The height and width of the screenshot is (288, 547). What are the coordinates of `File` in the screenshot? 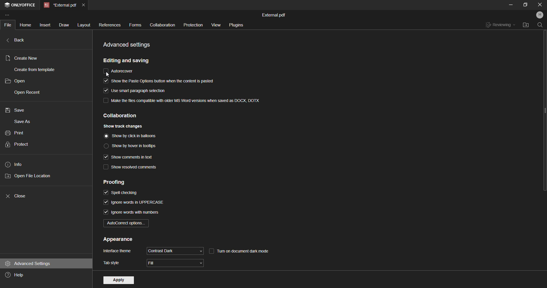 It's located at (9, 25).